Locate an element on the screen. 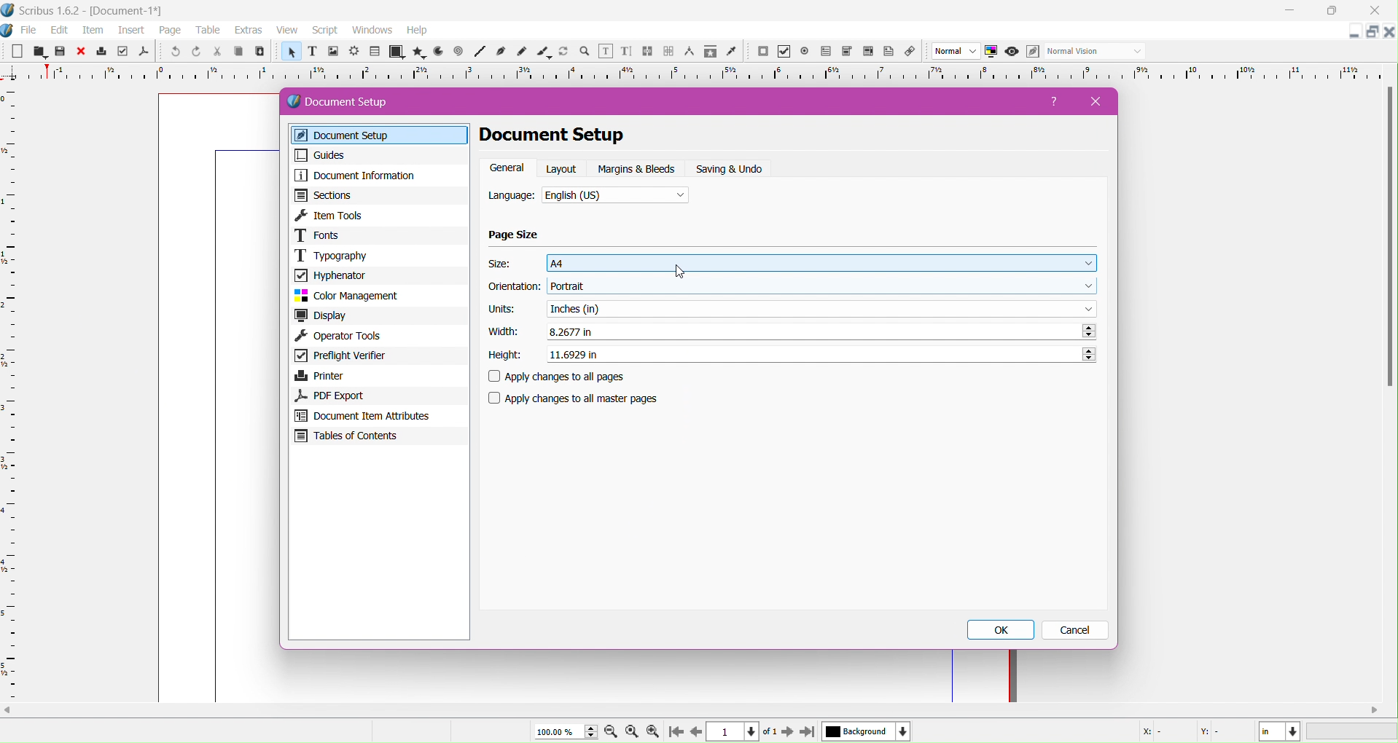  go to last page is located at coordinates (807, 733).